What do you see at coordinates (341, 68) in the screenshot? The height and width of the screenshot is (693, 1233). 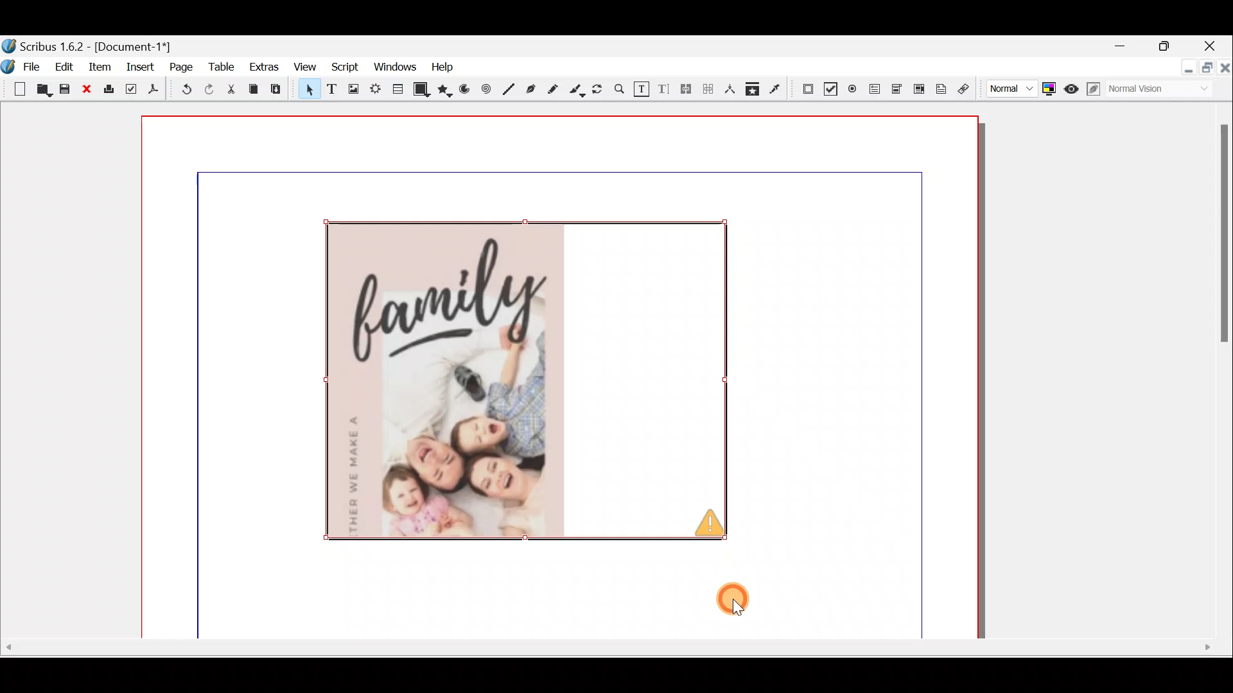 I see `Script` at bounding box center [341, 68].